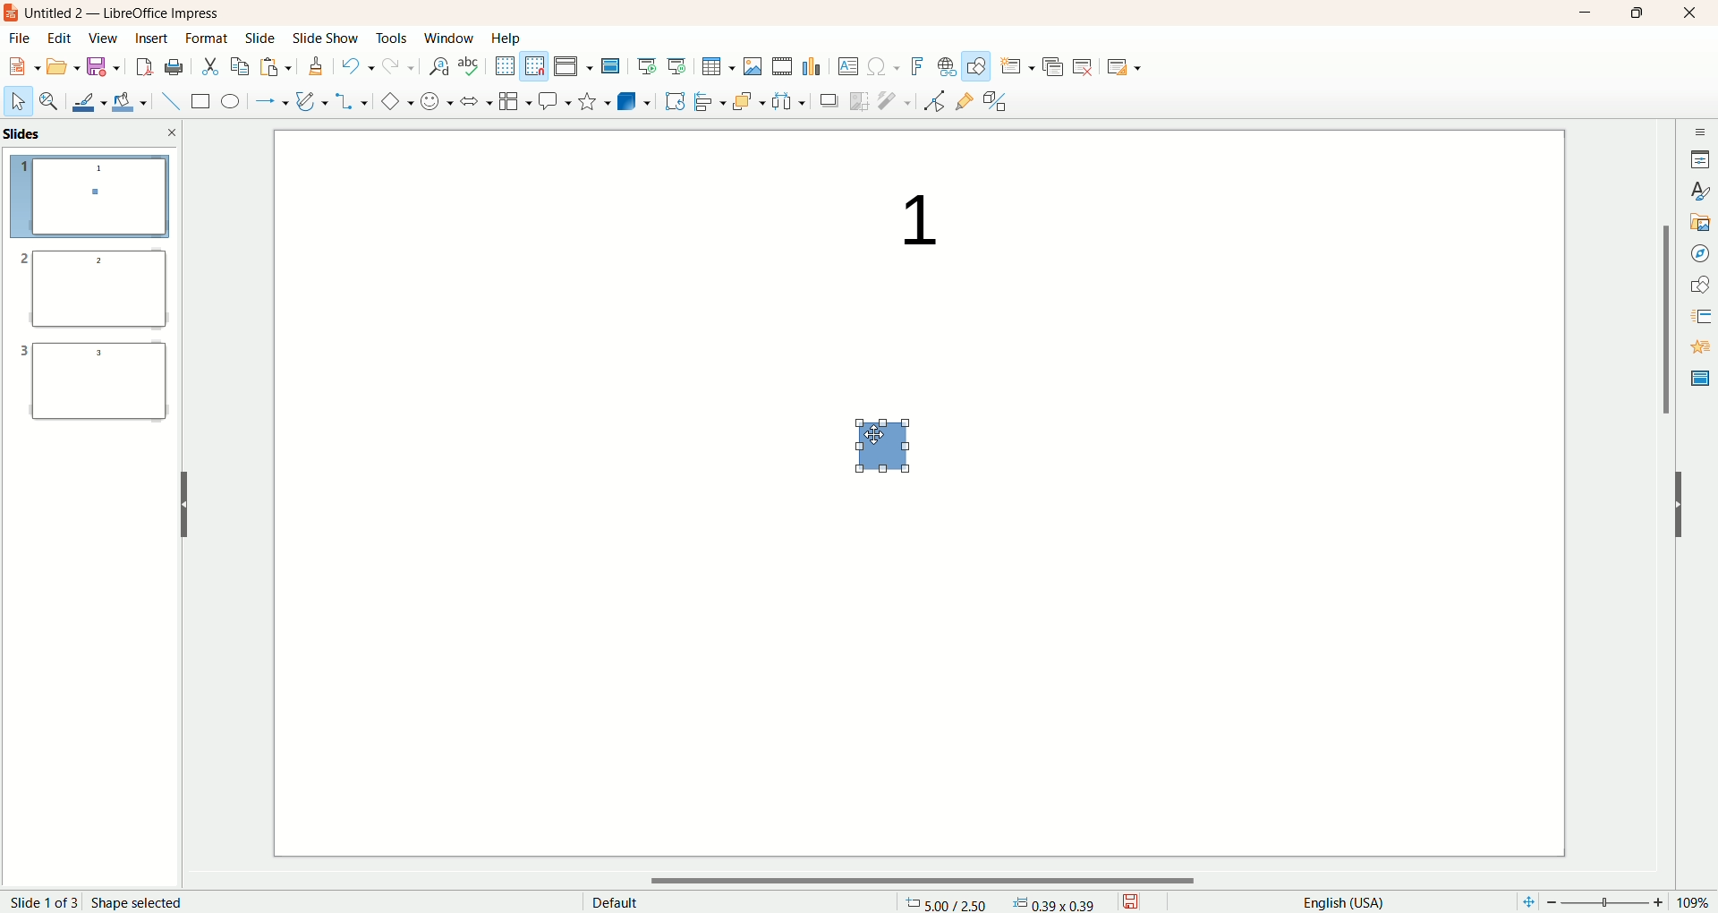 This screenshot has height=913, width=1718. What do you see at coordinates (904, 222) in the screenshot?
I see `text` at bounding box center [904, 222].